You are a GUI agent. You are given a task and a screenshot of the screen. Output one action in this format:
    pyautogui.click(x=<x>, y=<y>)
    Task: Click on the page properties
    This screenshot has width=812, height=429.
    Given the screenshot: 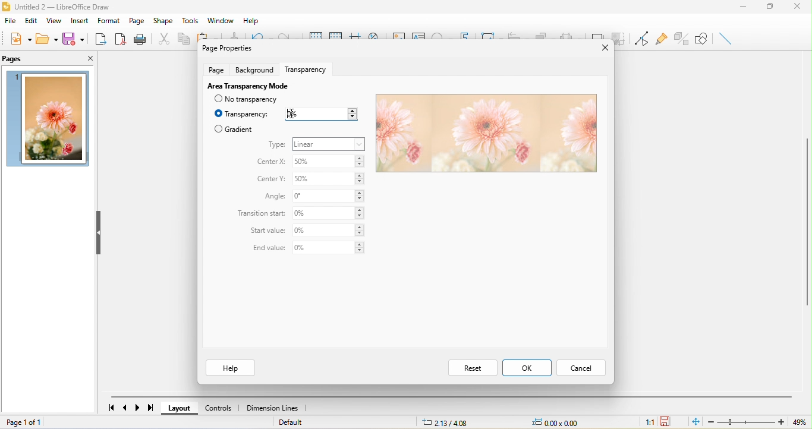 What is the action you would take?
    pyautogui.click(x=226, y=48)
    